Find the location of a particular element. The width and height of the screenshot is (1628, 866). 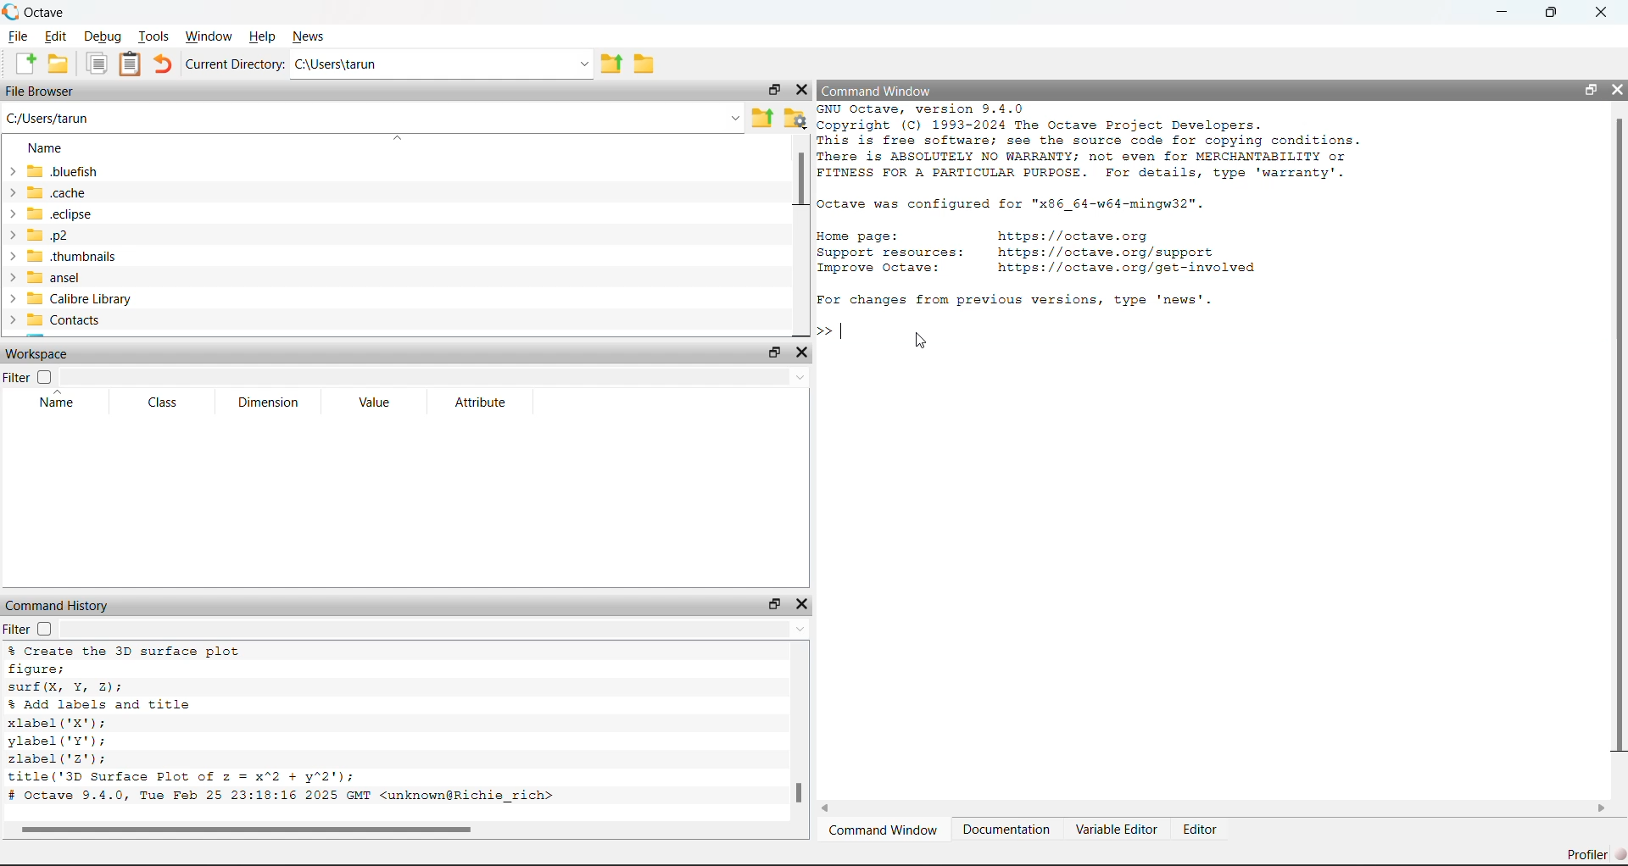

Filter is located at coordinates (17, 629).